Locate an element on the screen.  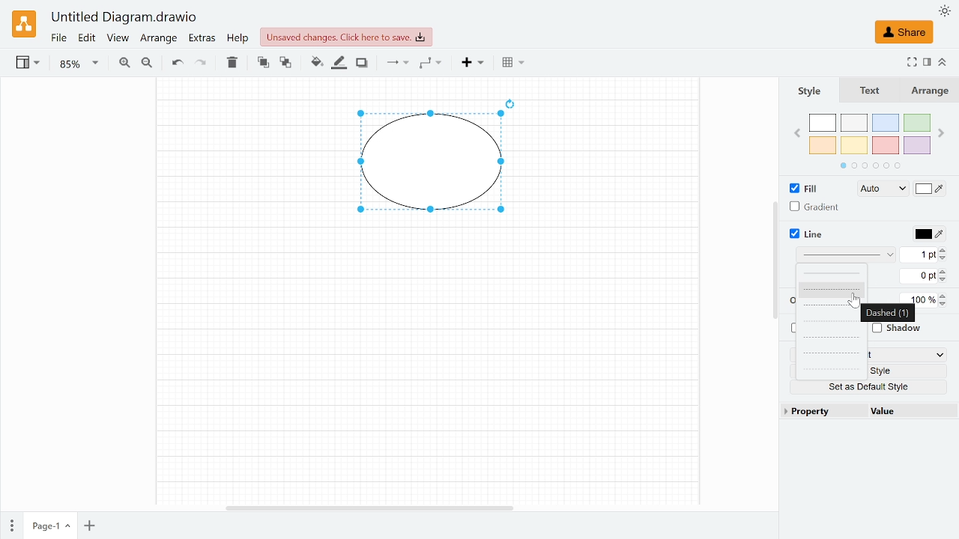
File is located at coordinates (58, 38).